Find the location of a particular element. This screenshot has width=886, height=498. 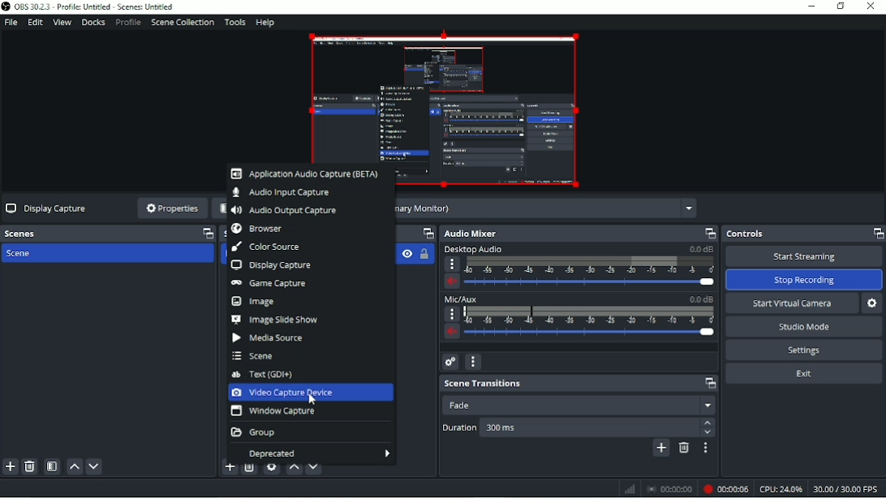

Scene is located at coordinates (253, 356).